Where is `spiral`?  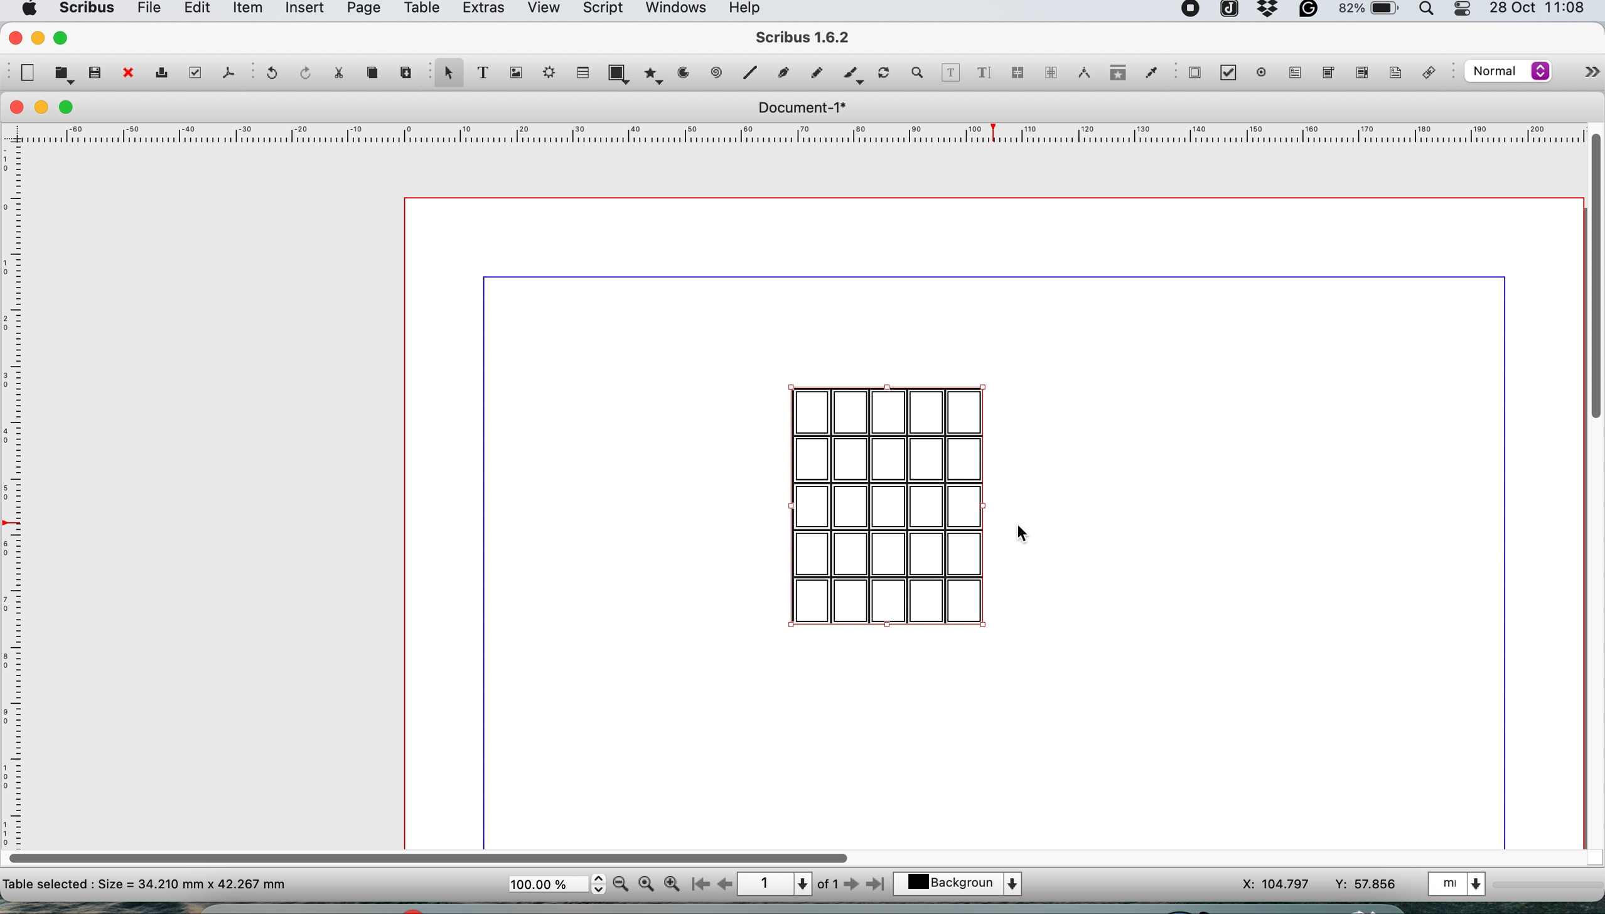
spiral is located at coordinates (718, 72).